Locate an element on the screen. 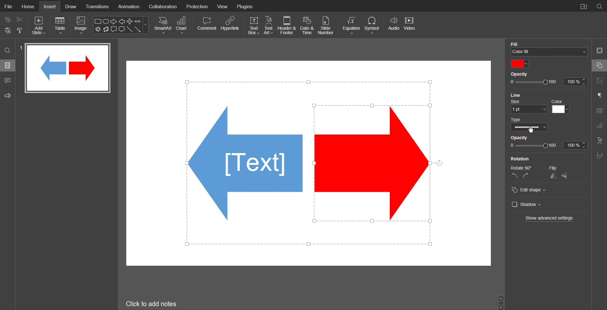 This screenshot has height=310, width=607. Date and Time is located at coordinates (307, 25).